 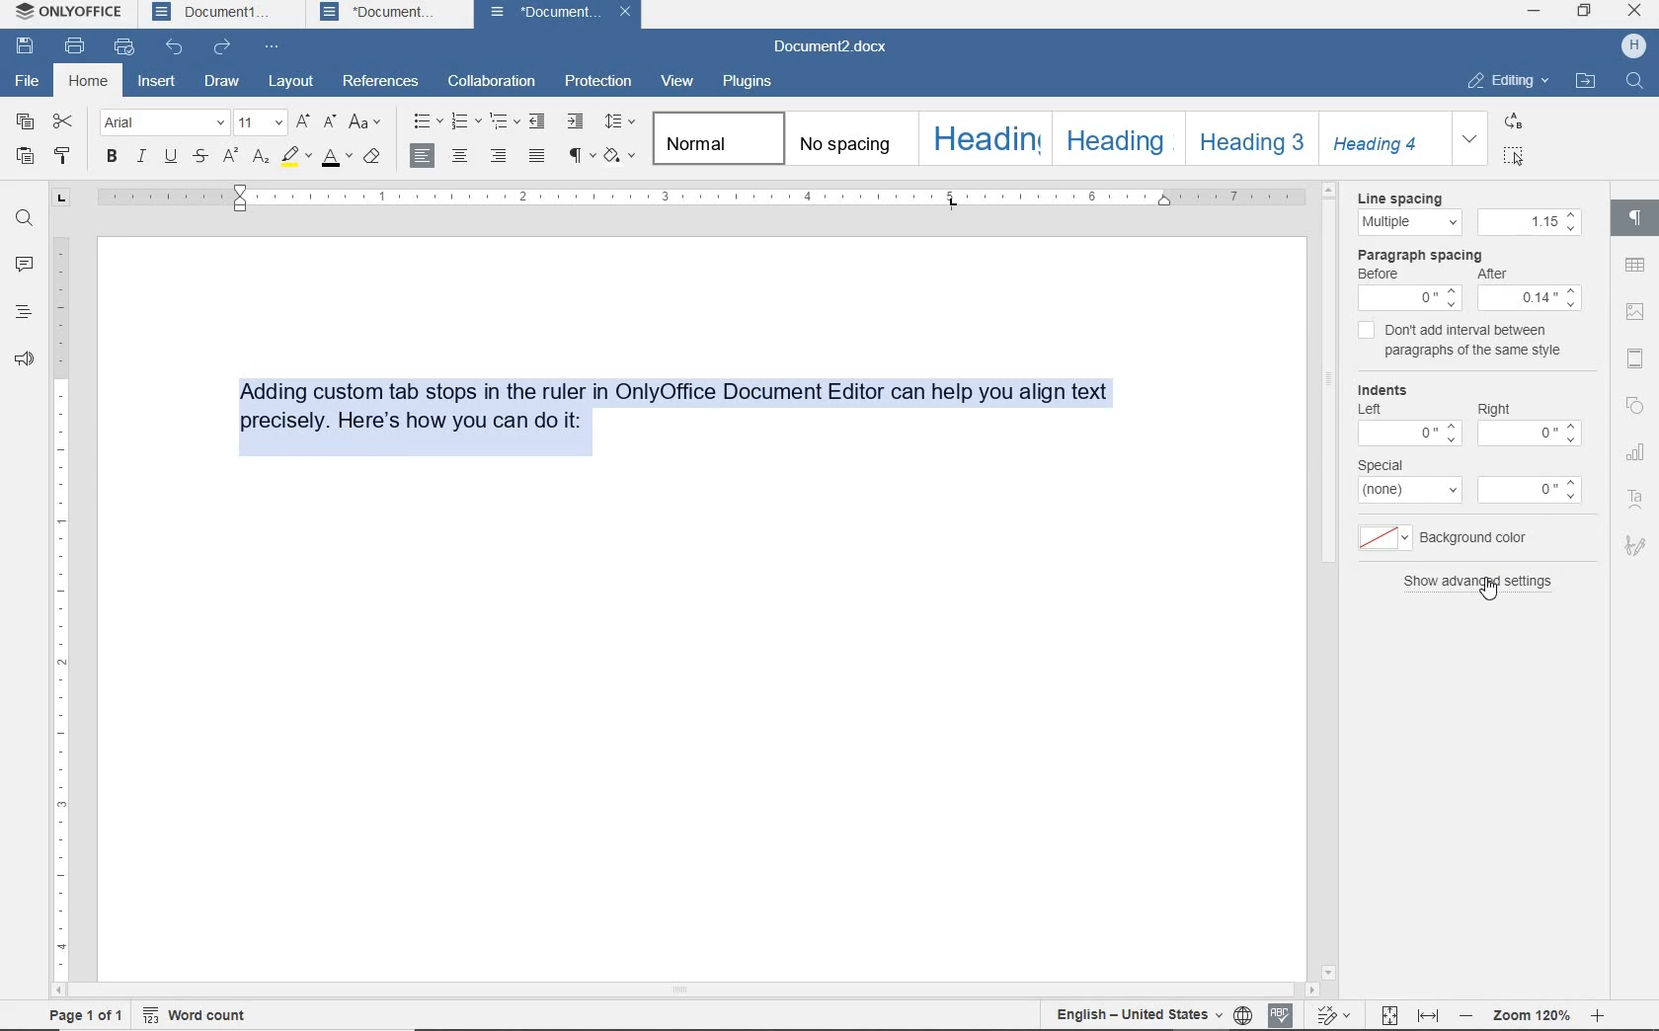 What do you see at coordinates (1505, 82) in the screenshot?
I see `editing` at bounding box center [1505, 82].